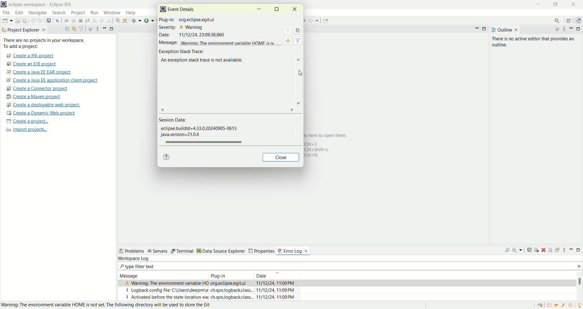  What do you see at coordinates (506, 251) in the screenshot?
I see `export log` at bounding box center [506, 251].